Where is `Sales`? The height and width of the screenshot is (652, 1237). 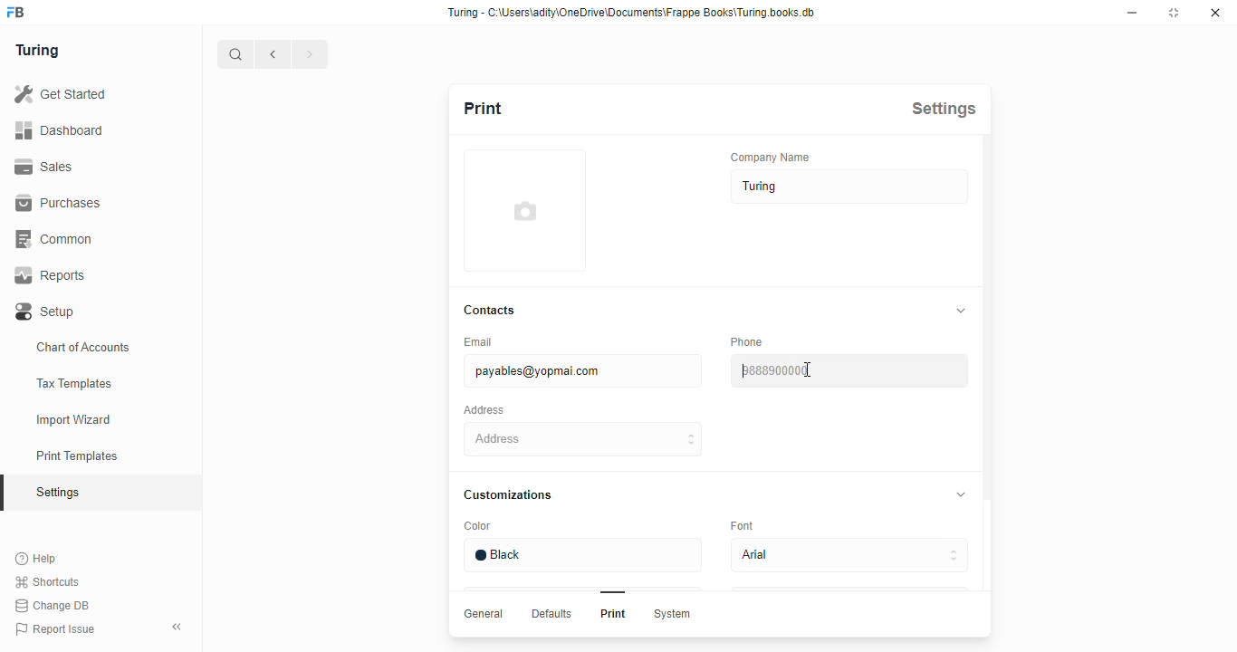
Sales is located at coordinates (89, 165).